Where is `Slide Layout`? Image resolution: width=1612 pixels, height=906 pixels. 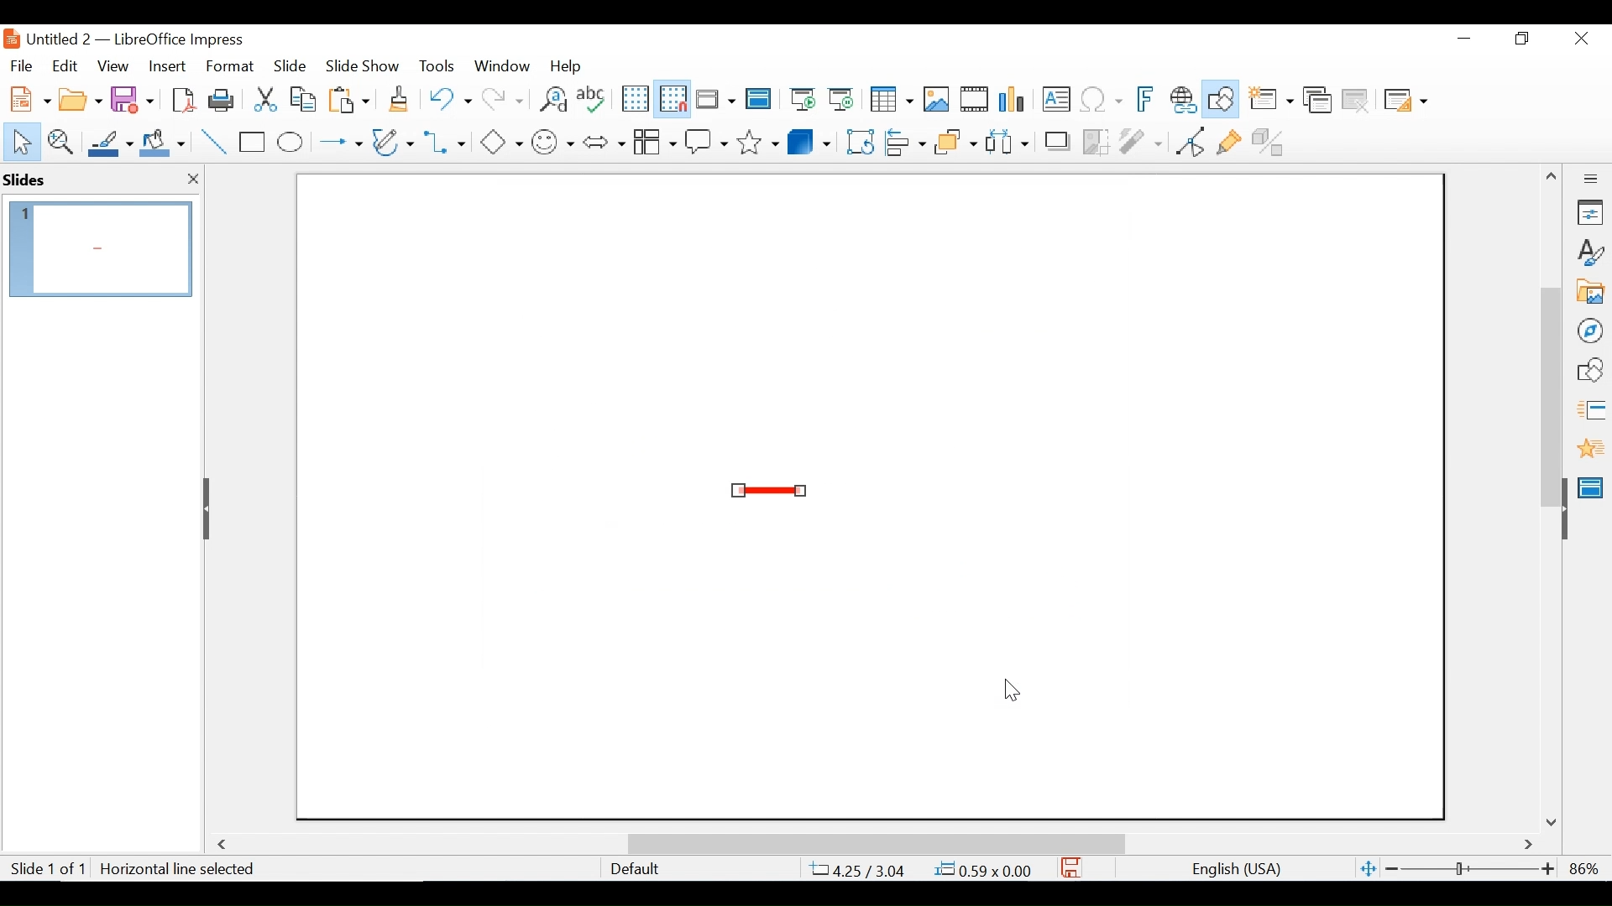
Slide Layout is located at coordinates (1404, 102).